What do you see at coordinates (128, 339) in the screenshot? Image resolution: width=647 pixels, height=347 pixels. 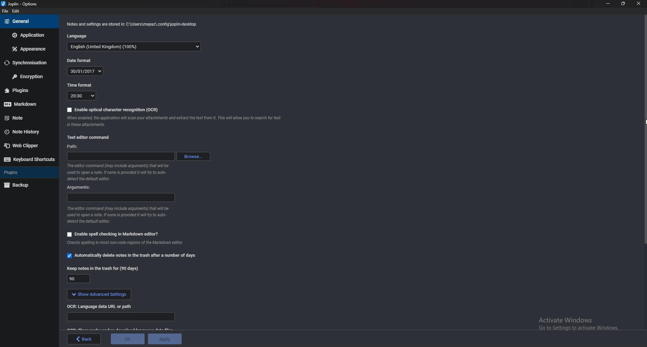 I see `ok` at bounding box center [128, 339].